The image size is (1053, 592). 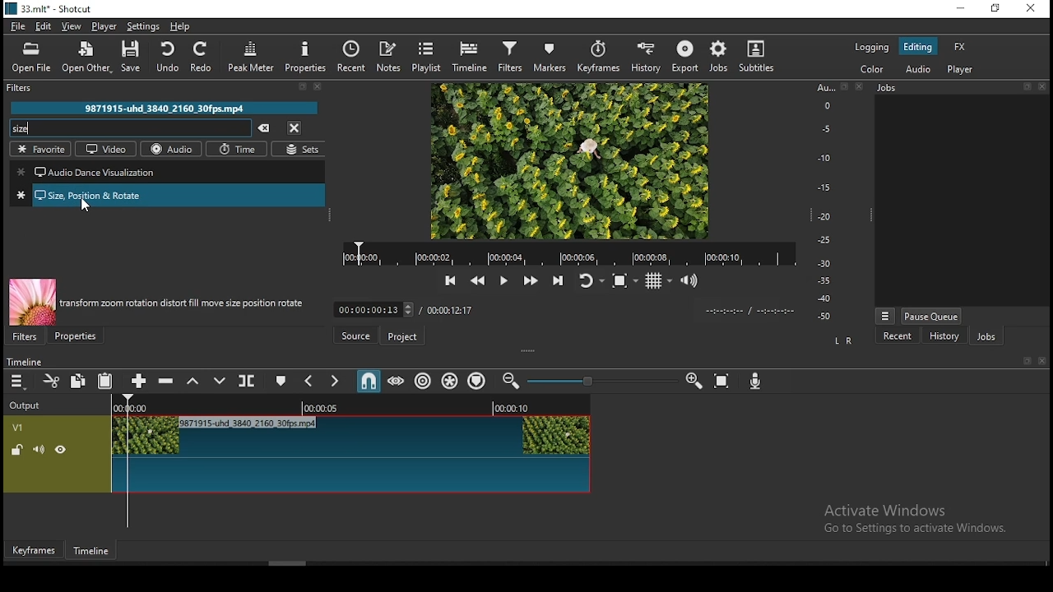 What do you see at coordinates (825, 187) in the screenshot?
I see `-15` at bounding box center [825, 187].